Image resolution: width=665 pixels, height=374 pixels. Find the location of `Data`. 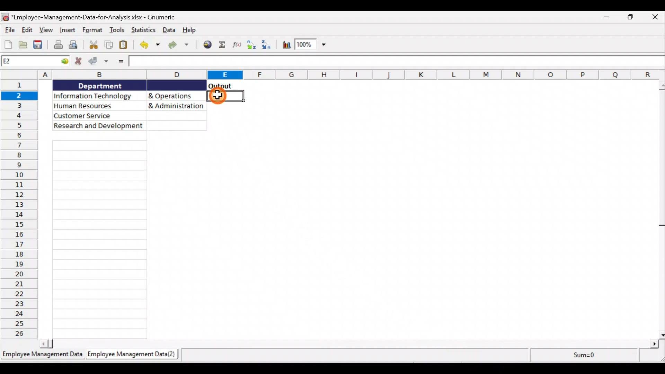

Data is located at coordinates (130, 106).